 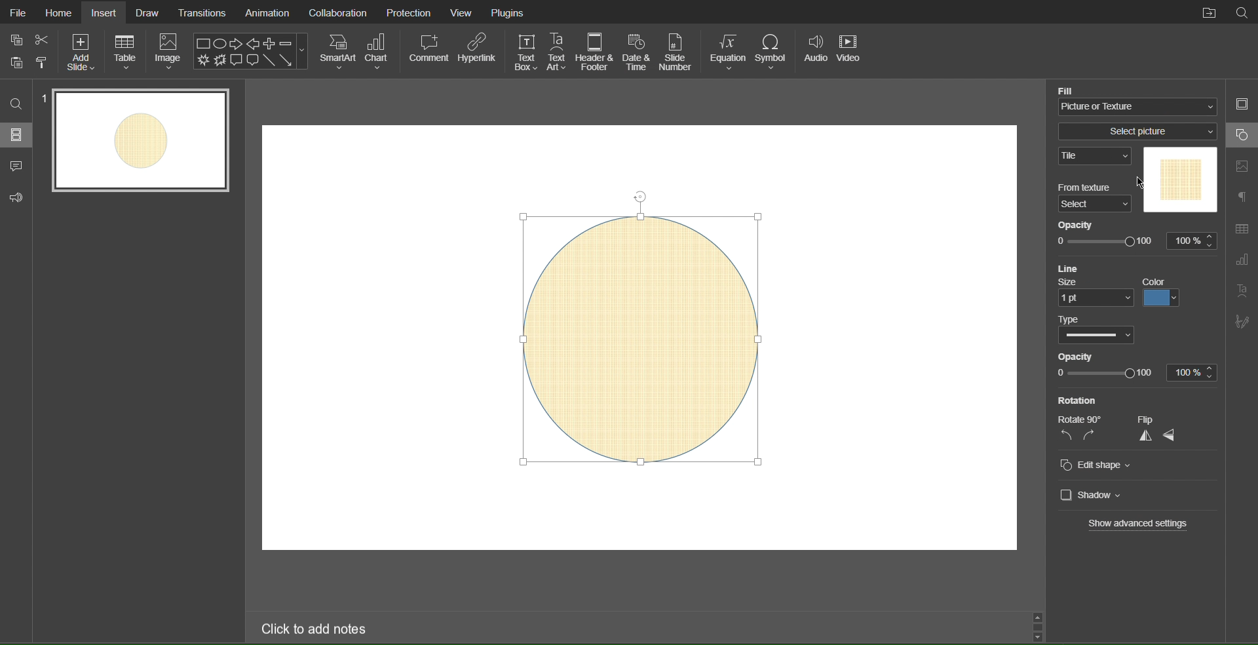 What do you see at coordinates (1103, 374) in the screenshot?
I see `opacity slider` at bounding box center [1103, 374].